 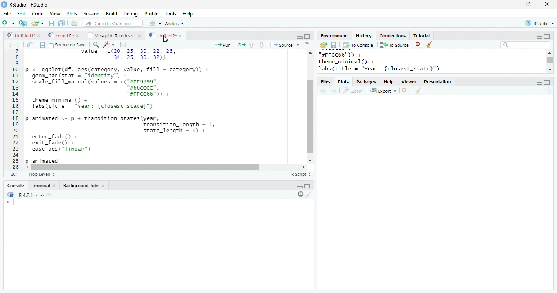 I want to click on forward, so click(x=17, y=45).